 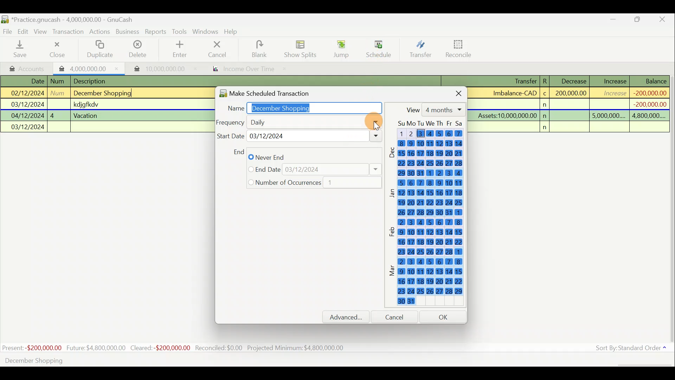 What do you see at coordinates (21, 49) in the screenshot?
I see `Save` at bounding box center [21, 49].